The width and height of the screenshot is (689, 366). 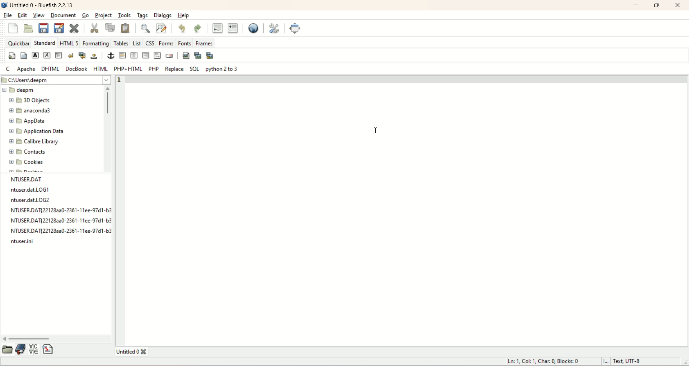 I want to click on new, so click(x=12, y=27).